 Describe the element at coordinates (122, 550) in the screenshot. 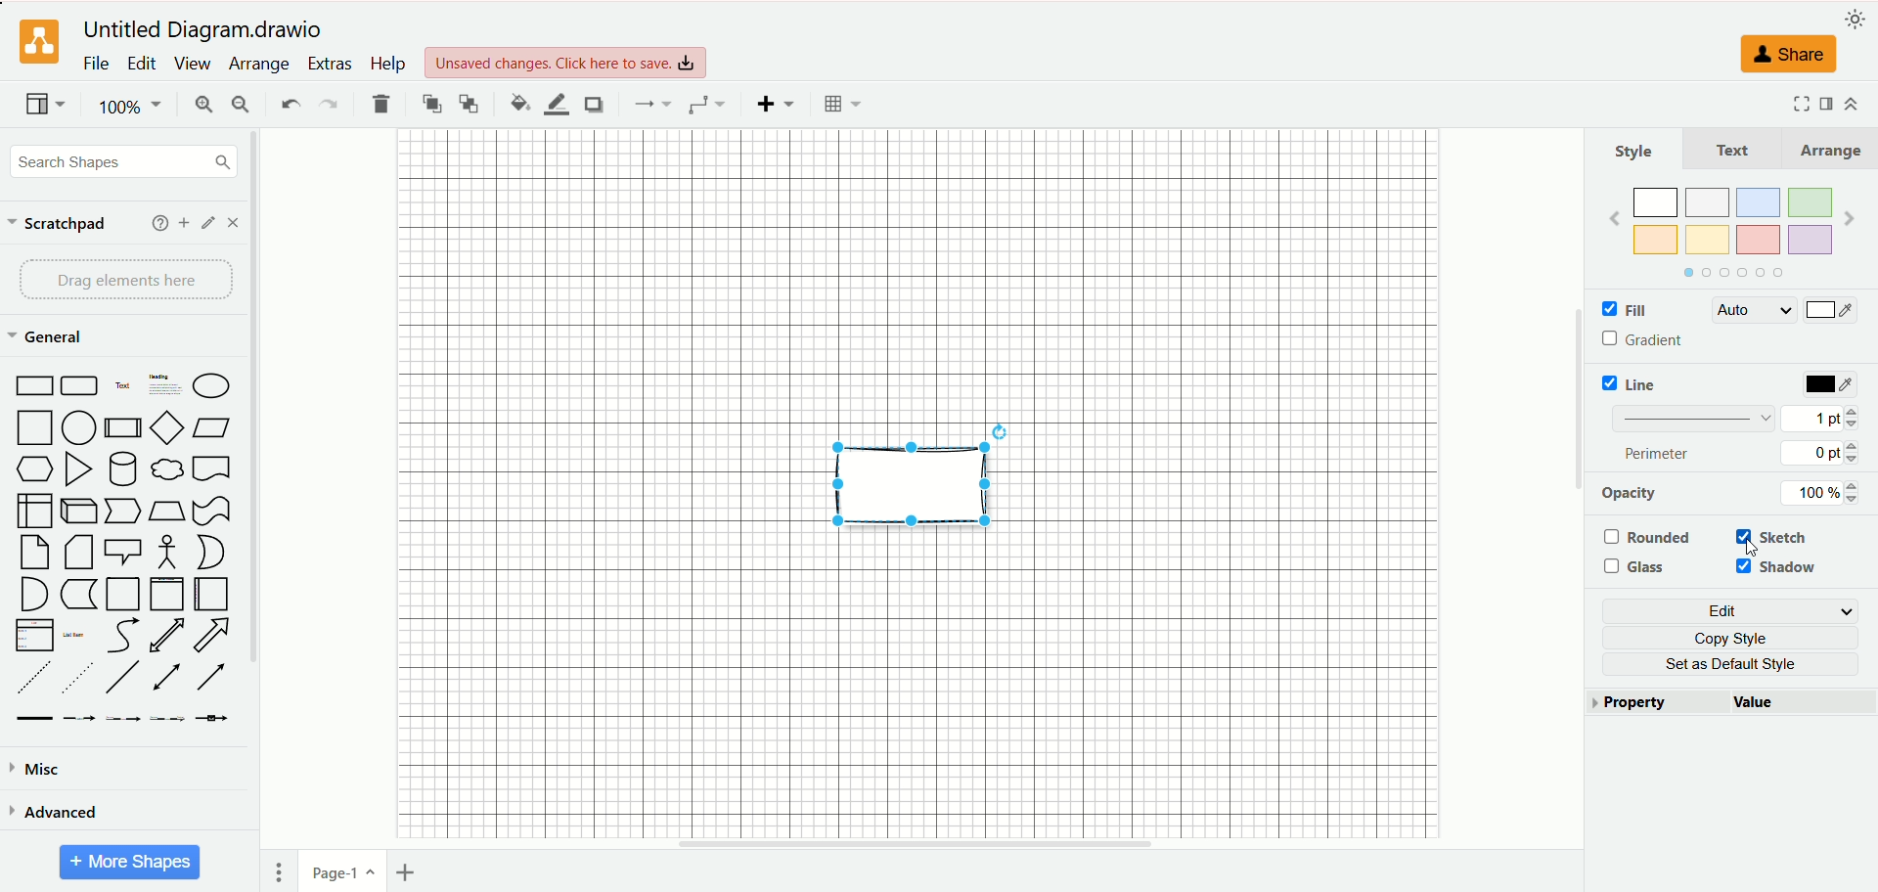

I see `shapes` at that location.